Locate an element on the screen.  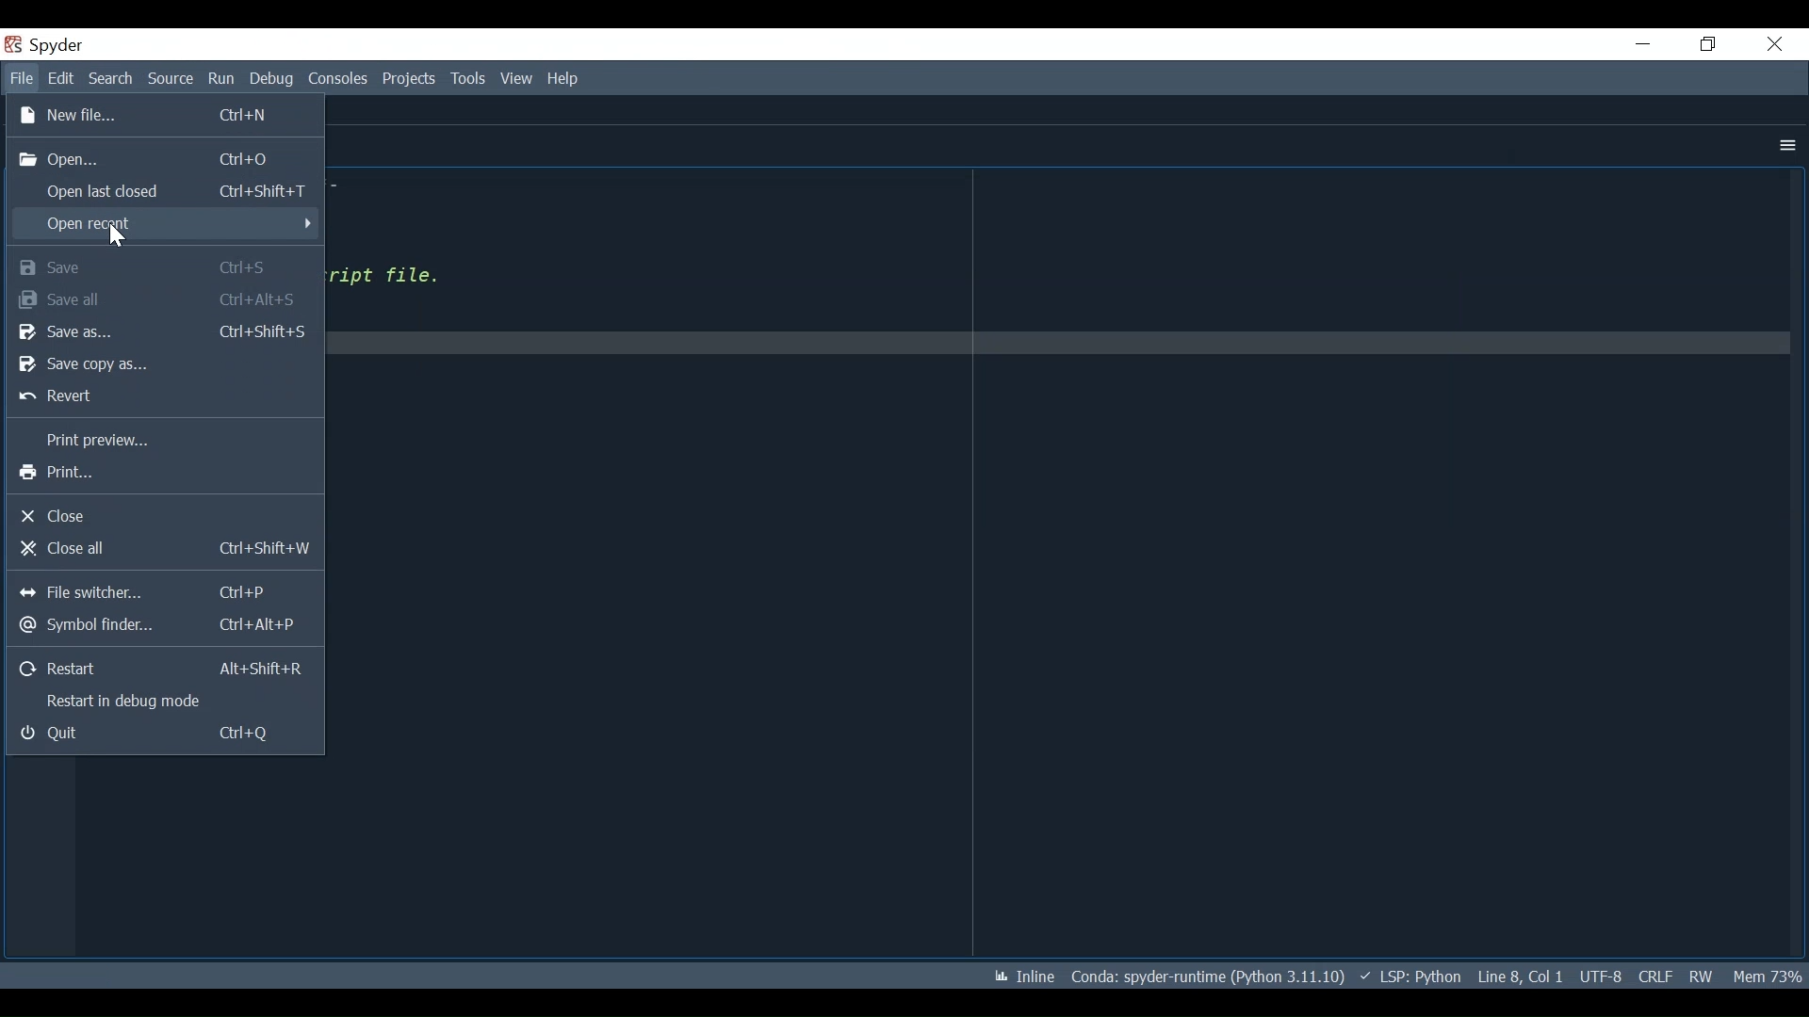
Spyder Desktop Icon is located at coordinates (14, 44).